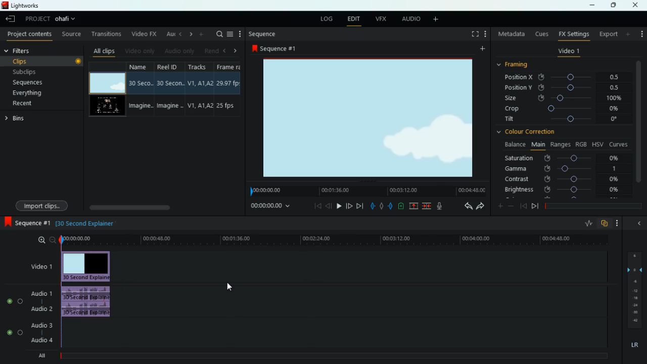  Describe the element at coordinates (594, 5) in the screenshot. I see `minimize` at that location.